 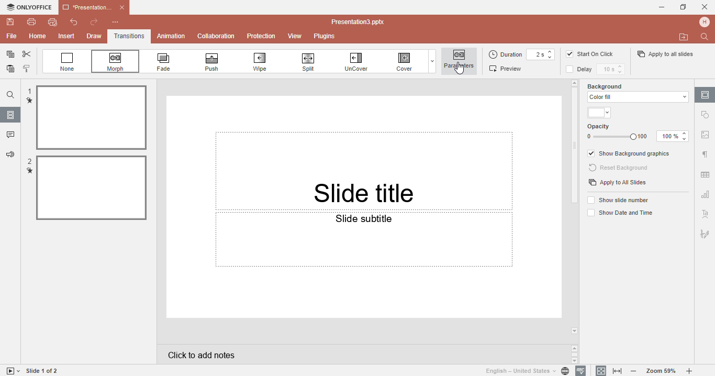 I want to click on Apply to all slides, so click(x=665, y=54).